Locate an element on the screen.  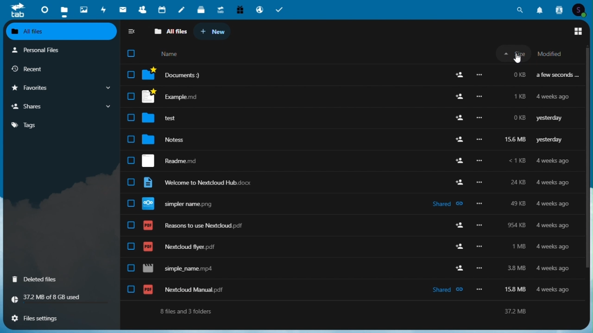
Storage is located at coordinates (57, 300).